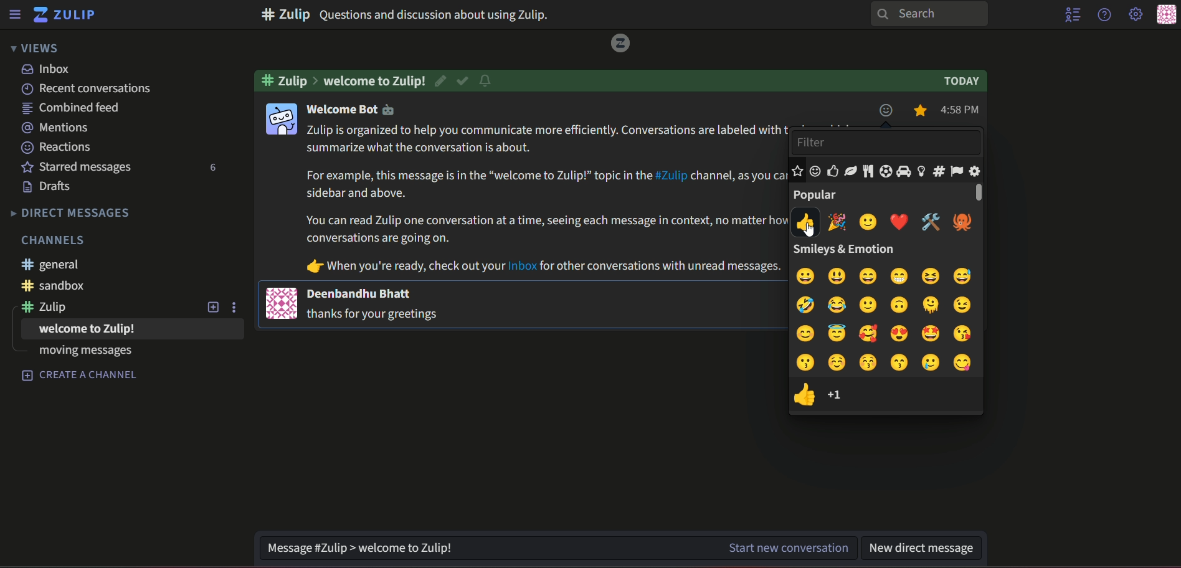  I want to click on number, so click(843, 395).